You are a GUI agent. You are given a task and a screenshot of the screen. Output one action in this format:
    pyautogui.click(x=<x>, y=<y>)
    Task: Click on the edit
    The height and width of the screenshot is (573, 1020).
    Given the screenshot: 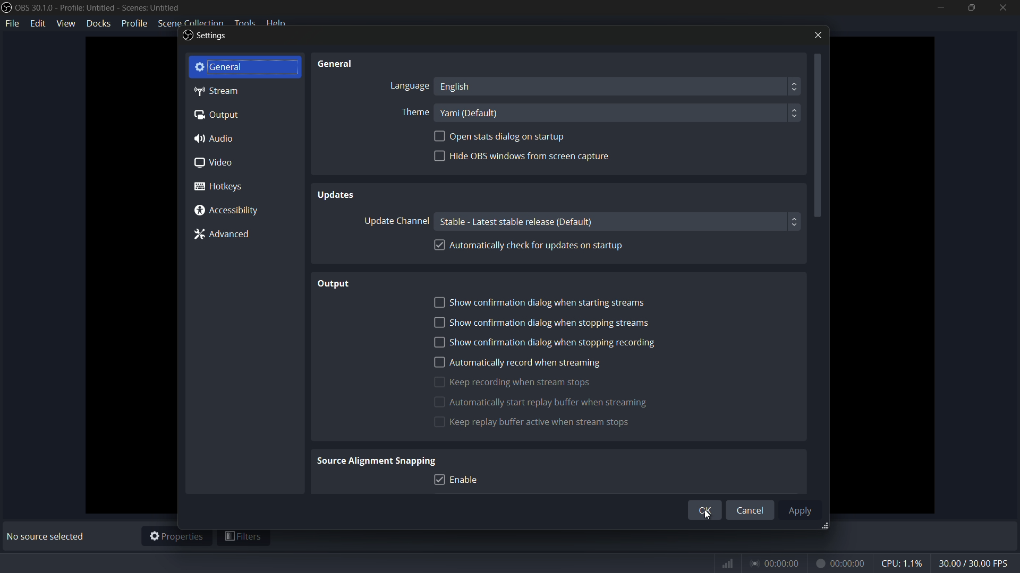 What is the action you would take?
    pyautogui.click(x=40, y=26)
    